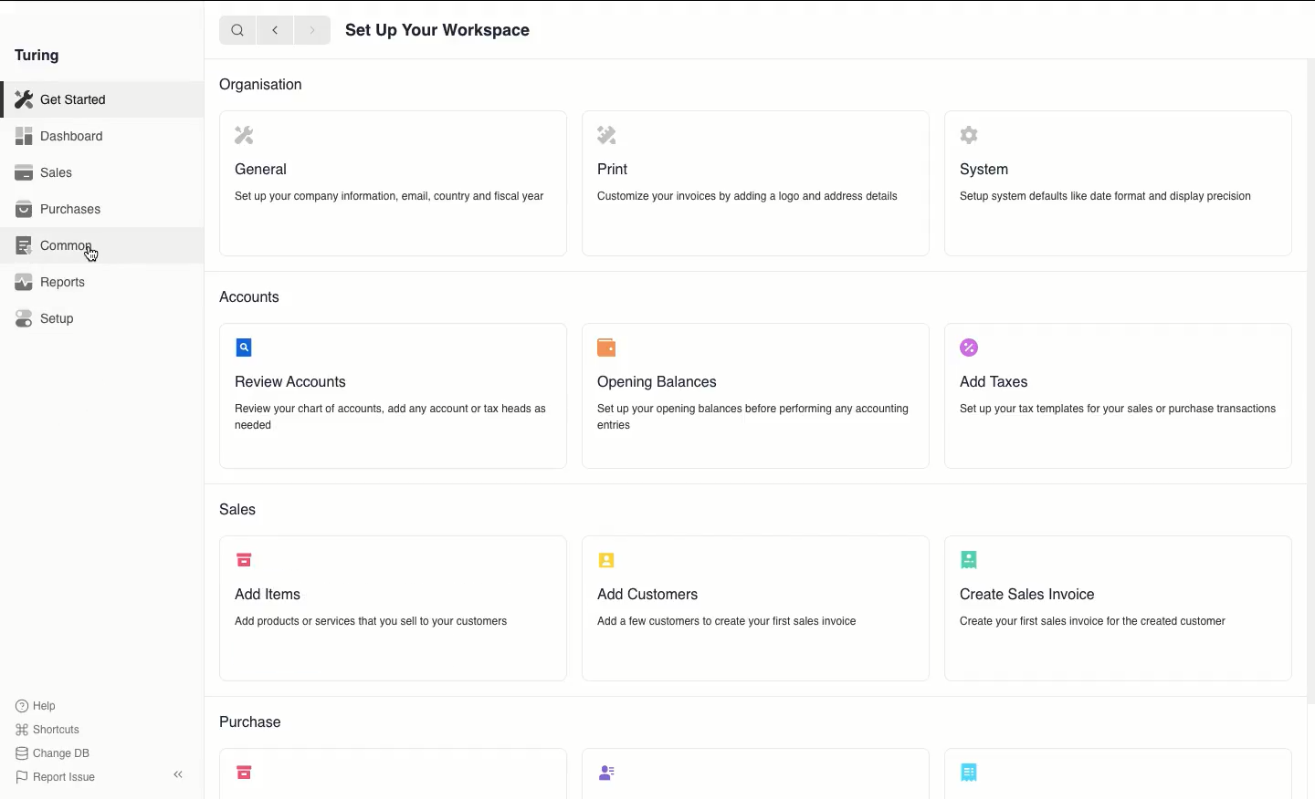 The height and width of the screenshot is (799, 1315). Describe the element at coordinates (249, 773) in the screenshot. I see `Add items` at that location.